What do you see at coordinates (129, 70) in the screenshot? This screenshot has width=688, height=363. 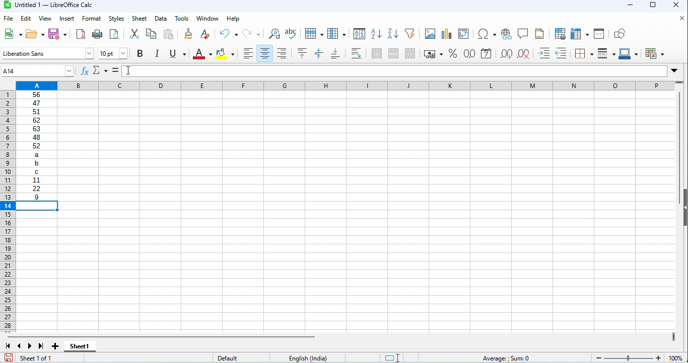 I see `Cursor` at bounding box center [129, 70].